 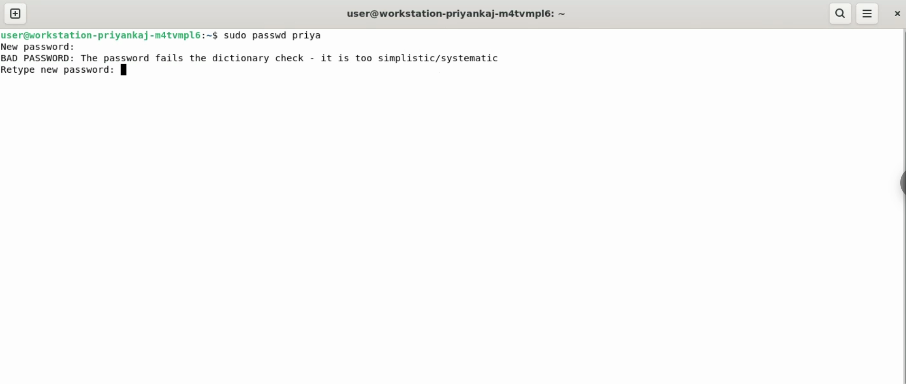 I want to click on BAD PASSWORD: The password fails the dictionary check - it is too simplistic/systematic, so click(x=253, y=59).